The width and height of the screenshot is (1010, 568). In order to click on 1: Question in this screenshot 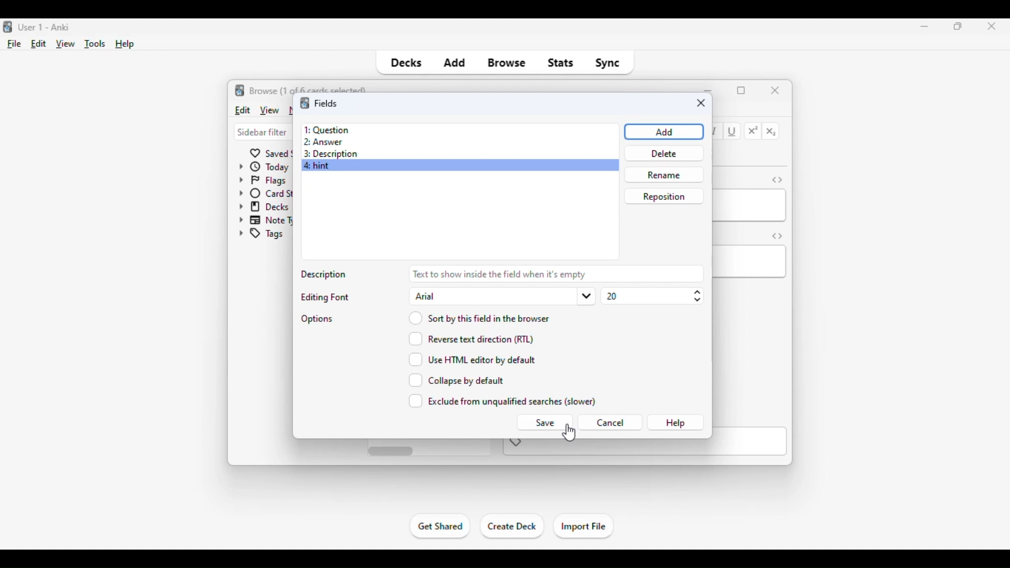, I will do `click(326, 129)`.